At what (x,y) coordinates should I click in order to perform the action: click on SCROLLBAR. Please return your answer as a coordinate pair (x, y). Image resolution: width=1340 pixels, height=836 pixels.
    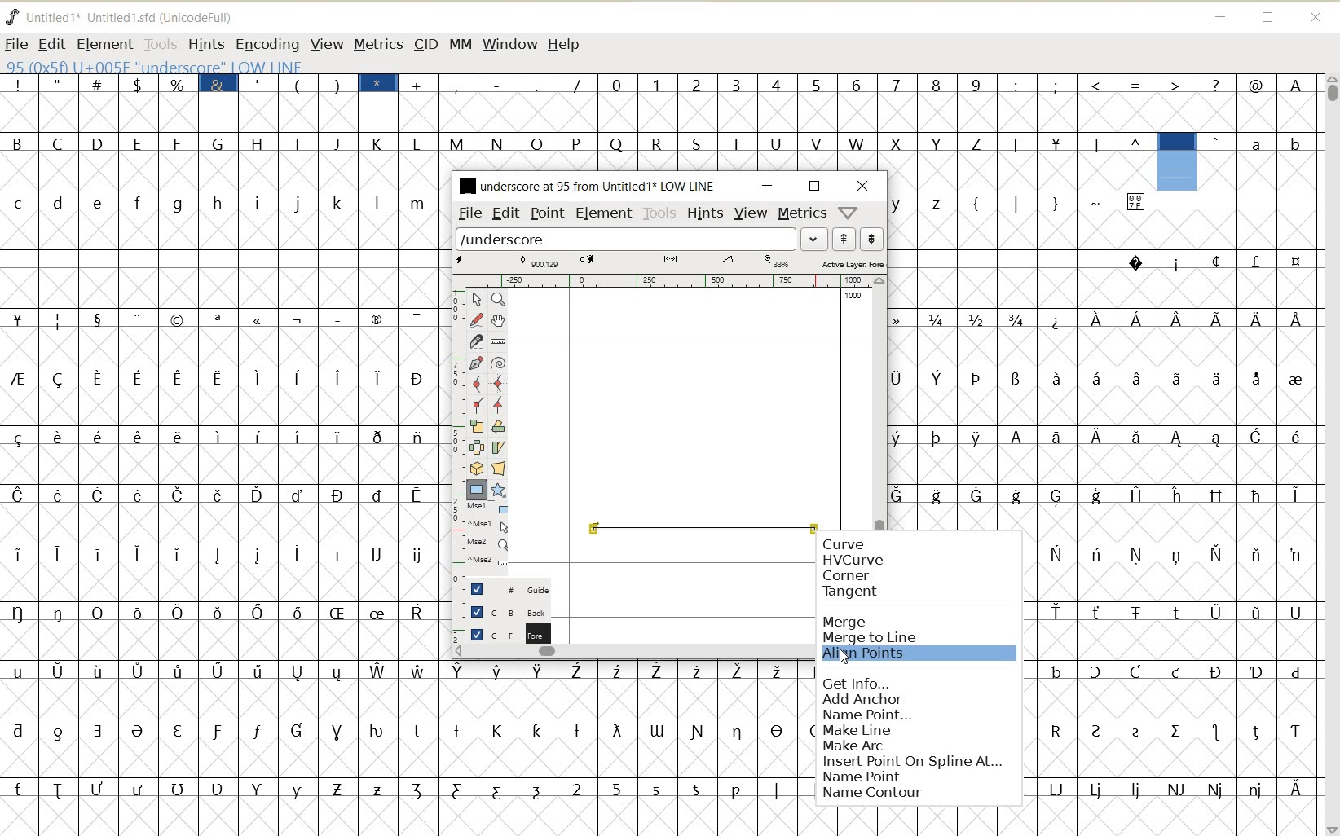
    Looking at the image, I should click on (879, 403).